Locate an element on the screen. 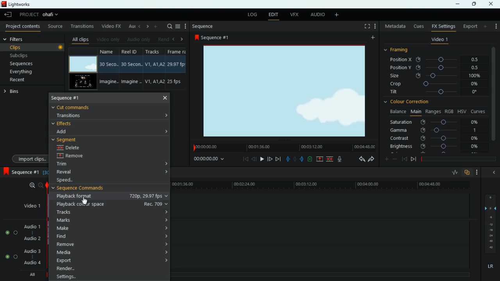 This screenshot has height=281, width=500. audio 1 is located at coordinates (32, 226).